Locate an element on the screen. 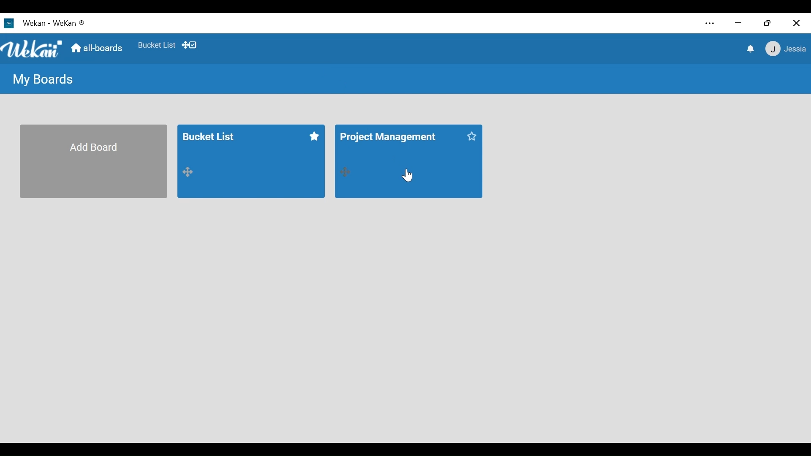  My Boards is located at coordinates (41, 79).